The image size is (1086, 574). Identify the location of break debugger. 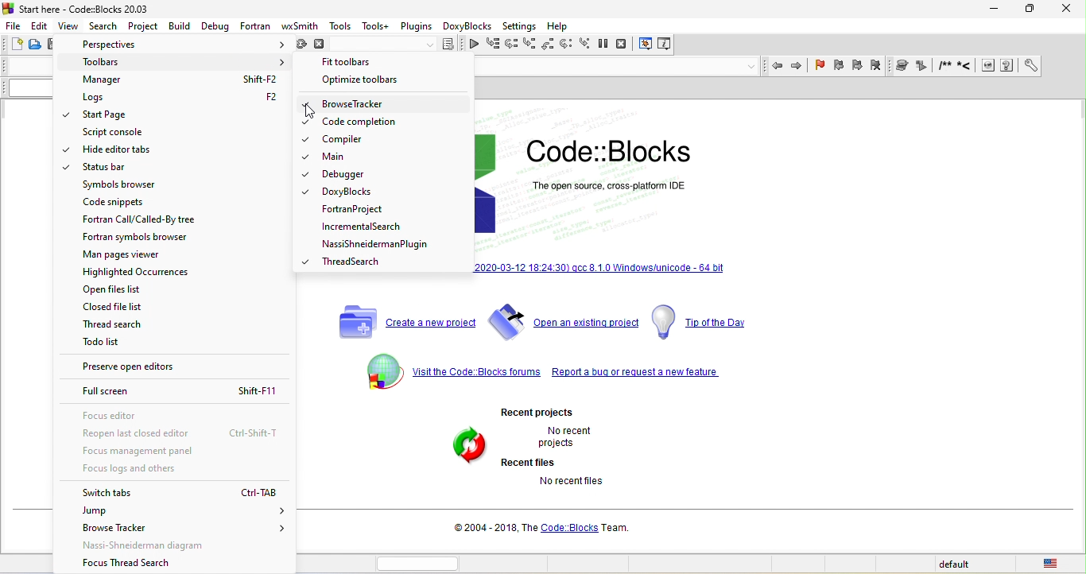
(603, 45).